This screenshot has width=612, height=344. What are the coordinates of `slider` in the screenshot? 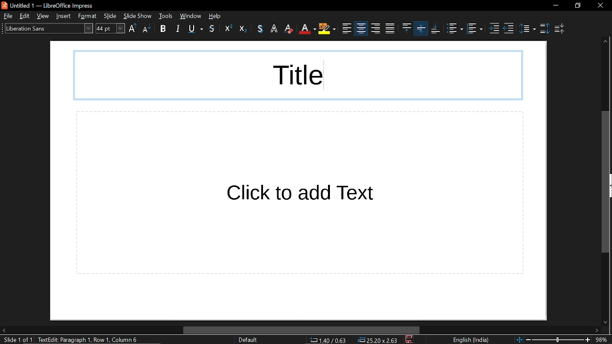 It's located at (558, 339).